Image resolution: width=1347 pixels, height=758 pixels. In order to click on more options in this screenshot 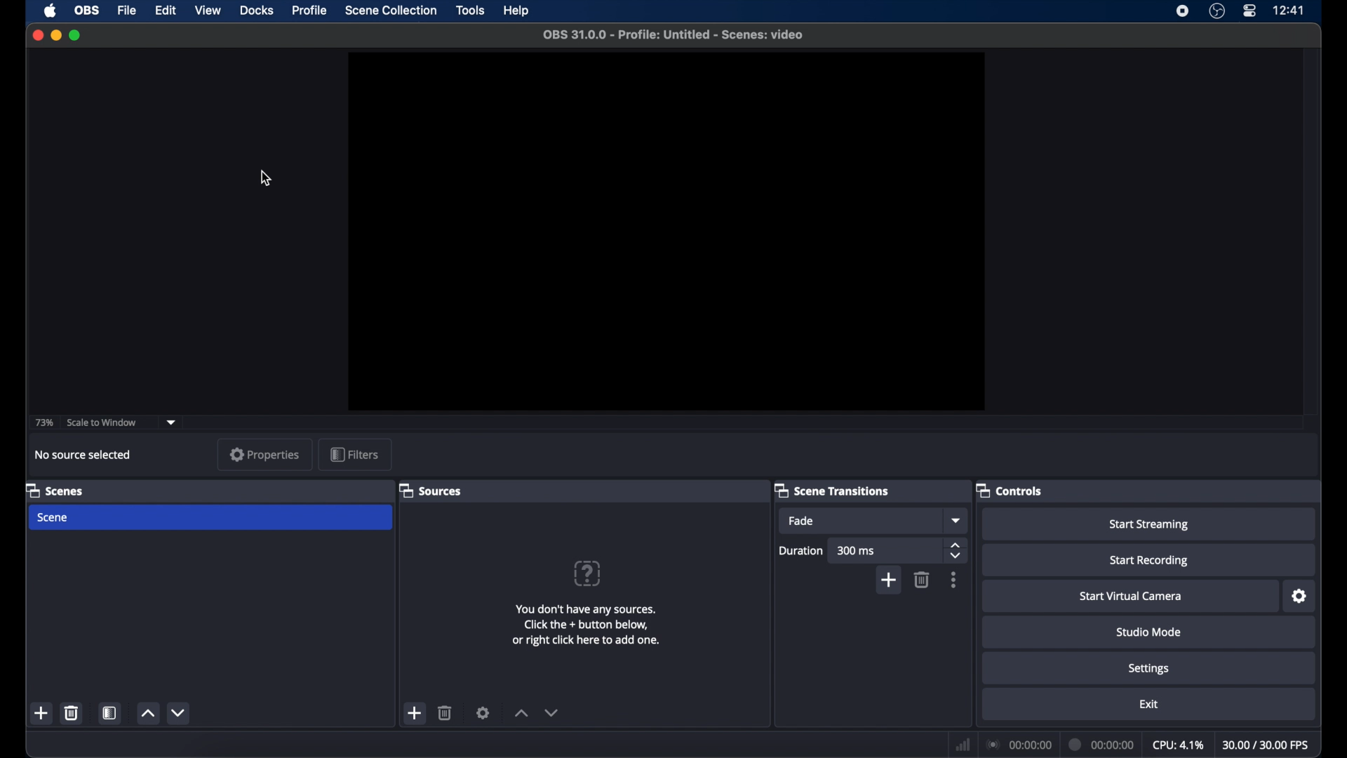, I will do `click(955, 580)`.